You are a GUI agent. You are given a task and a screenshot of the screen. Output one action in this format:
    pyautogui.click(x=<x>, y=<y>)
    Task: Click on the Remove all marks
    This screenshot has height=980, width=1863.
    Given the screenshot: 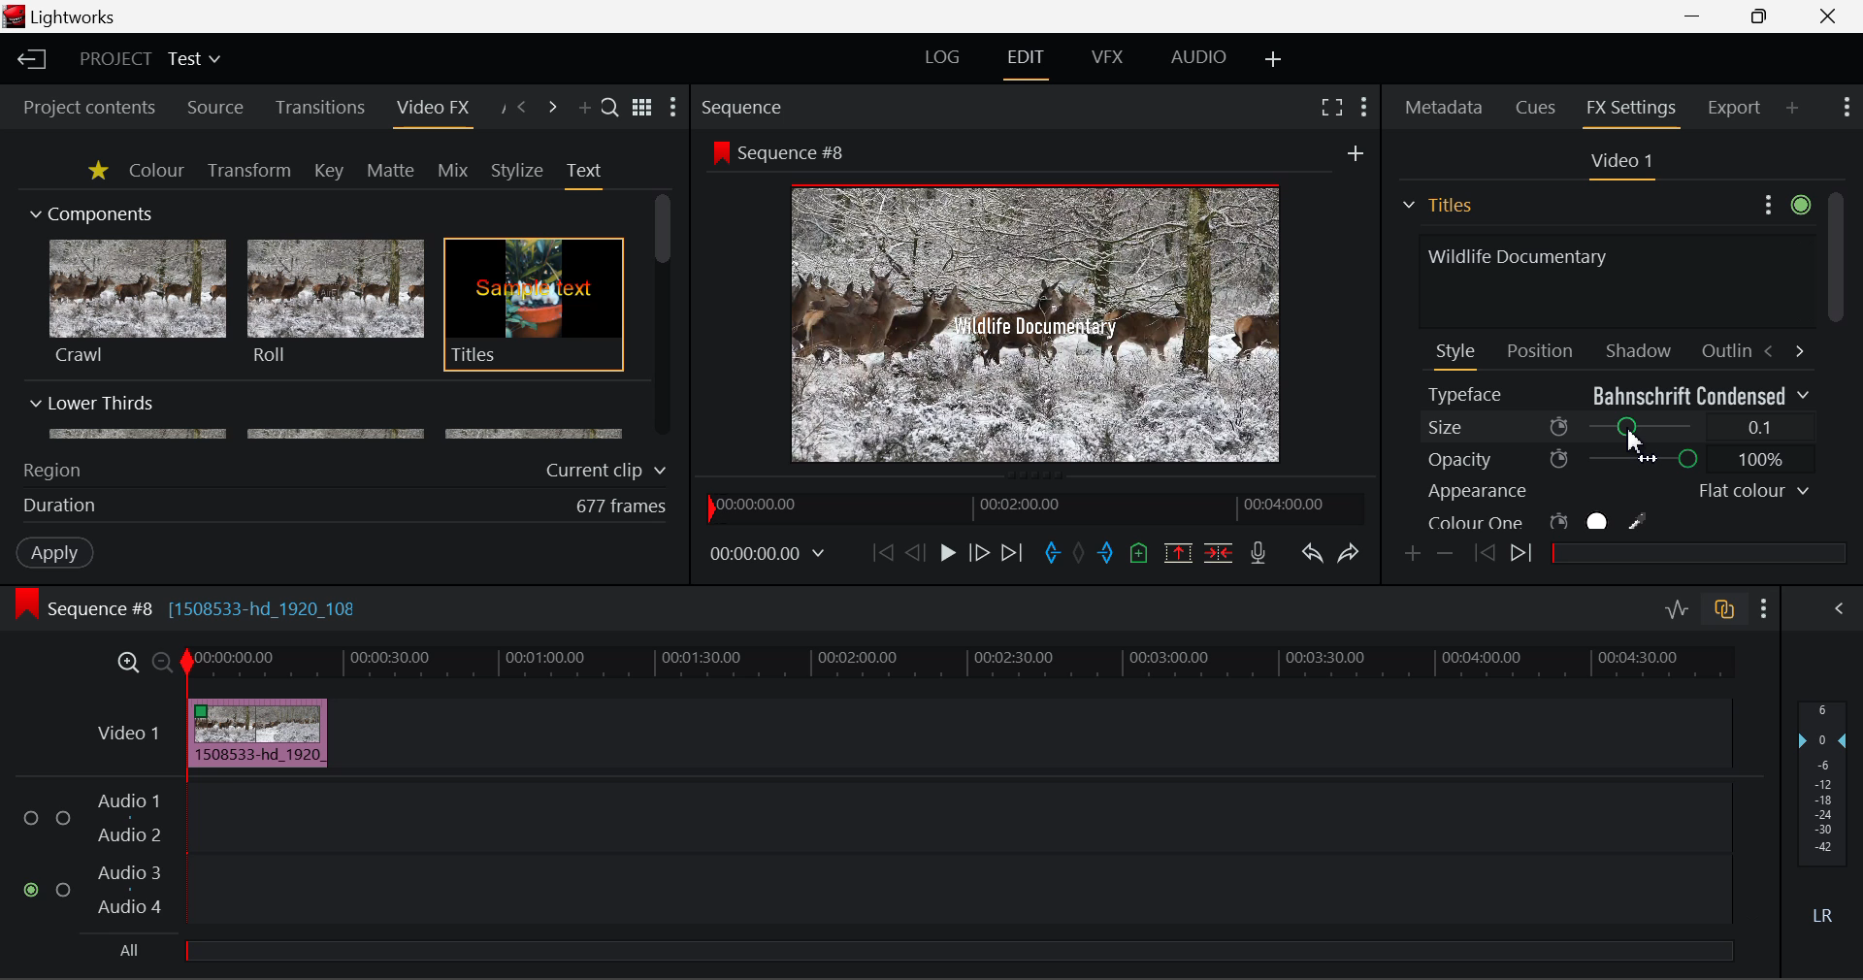 What is the action you would take?
    pyautogui.click(x=1081, y=555)
    